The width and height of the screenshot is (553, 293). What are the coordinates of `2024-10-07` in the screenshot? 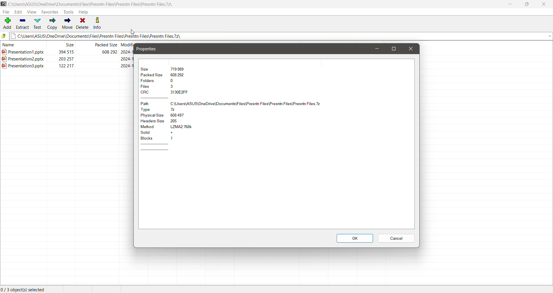 It's located at (127, 52).